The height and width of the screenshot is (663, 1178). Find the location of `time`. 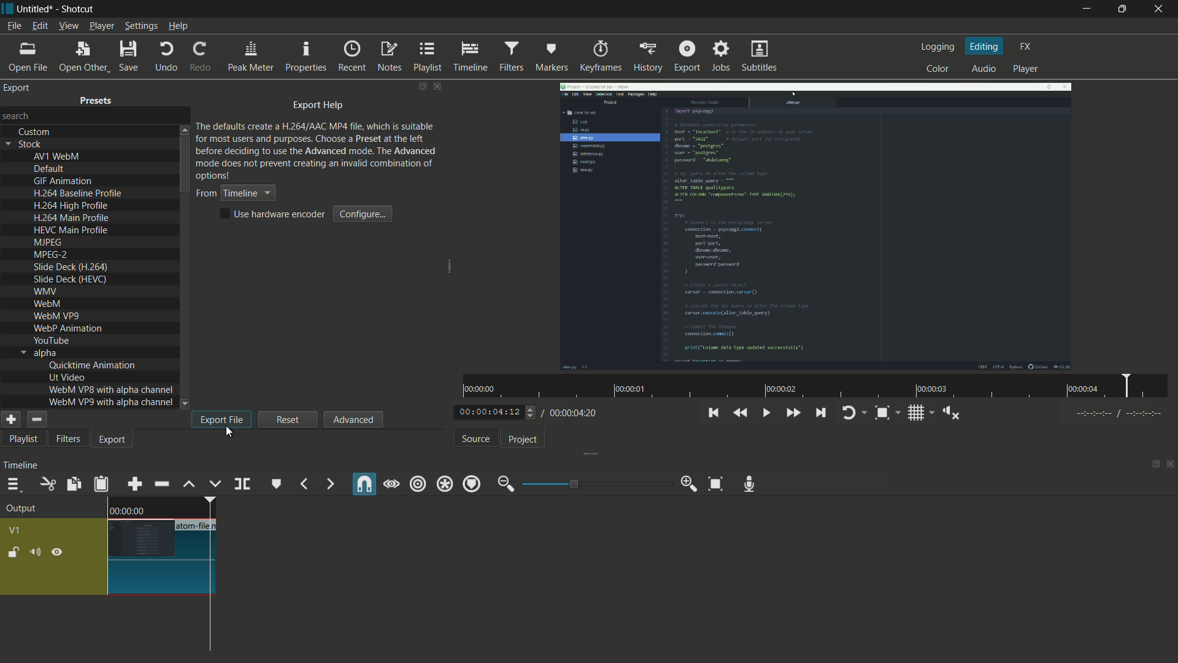

time is located at coordinates (819, 386).